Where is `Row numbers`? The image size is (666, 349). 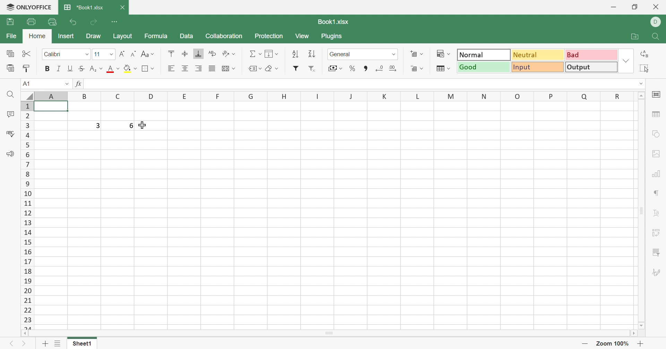
Row numbers is located at coordinates (27, 216).